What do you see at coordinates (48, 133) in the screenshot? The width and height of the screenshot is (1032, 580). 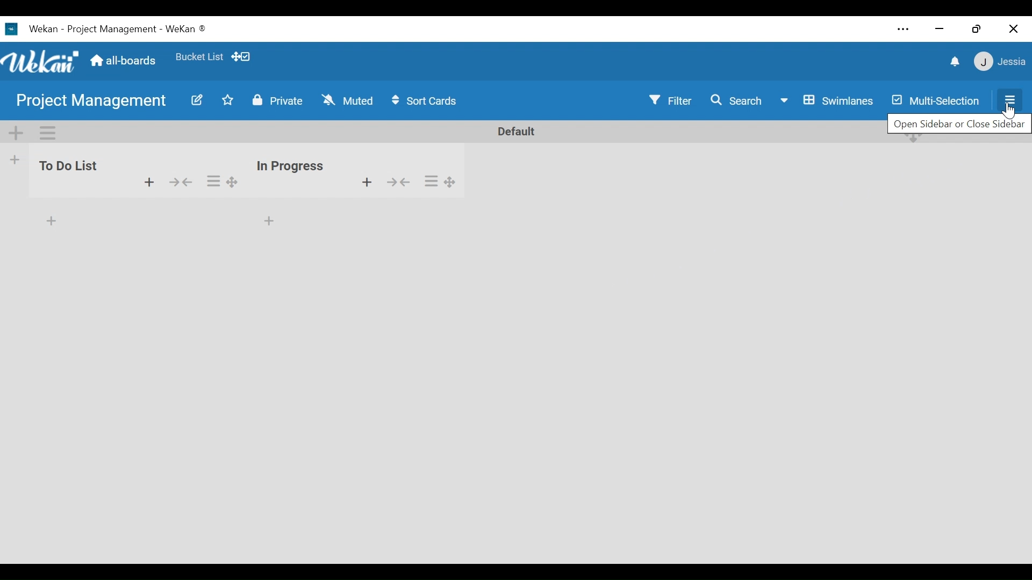 I see `Swimlane actions` at bounding box center [48, 133].